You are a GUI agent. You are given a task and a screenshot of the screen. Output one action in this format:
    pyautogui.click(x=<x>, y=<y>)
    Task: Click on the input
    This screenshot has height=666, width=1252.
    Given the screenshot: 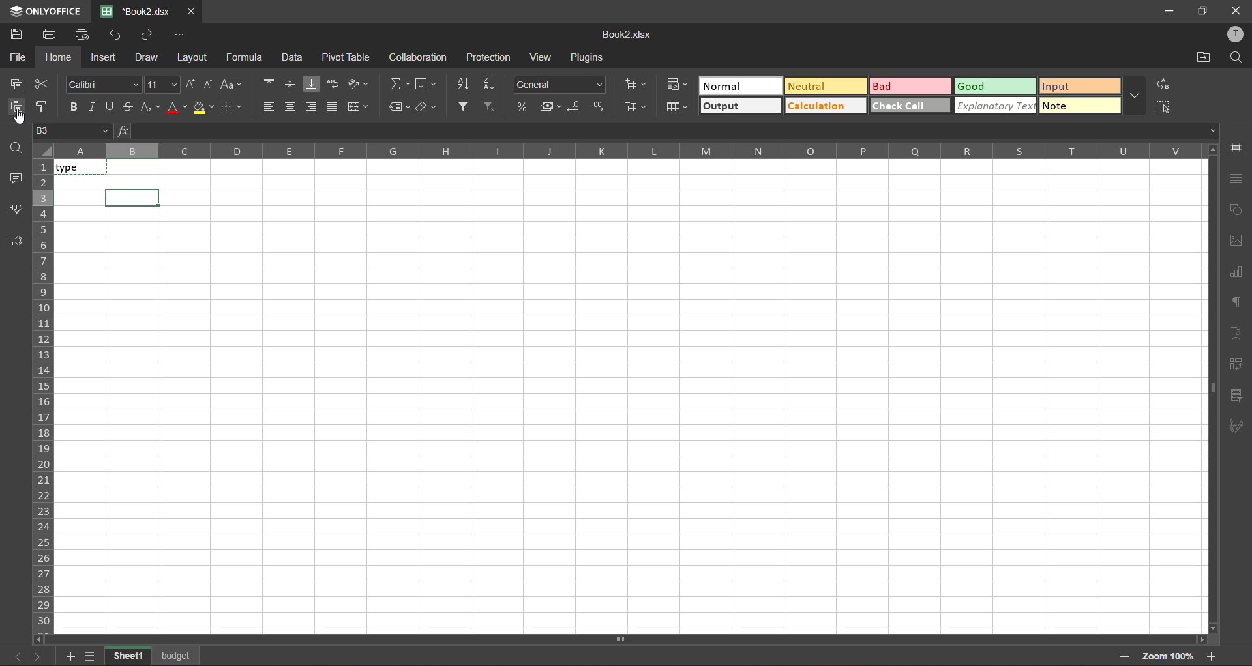 What is the action you would take?
    pyautogui.click(x=1080, y=85)
    